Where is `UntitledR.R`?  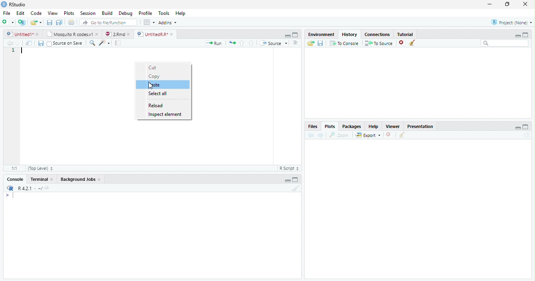 UntitledR.R is located at coordinates (158, 34).